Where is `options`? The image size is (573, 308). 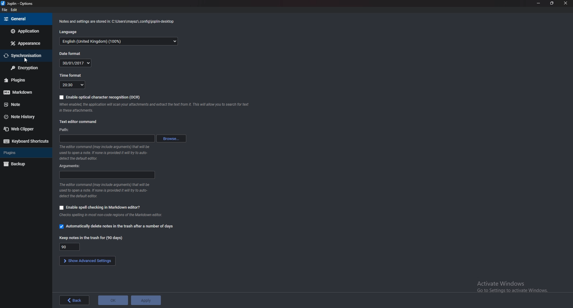
options is located at coordinates (18, 3).